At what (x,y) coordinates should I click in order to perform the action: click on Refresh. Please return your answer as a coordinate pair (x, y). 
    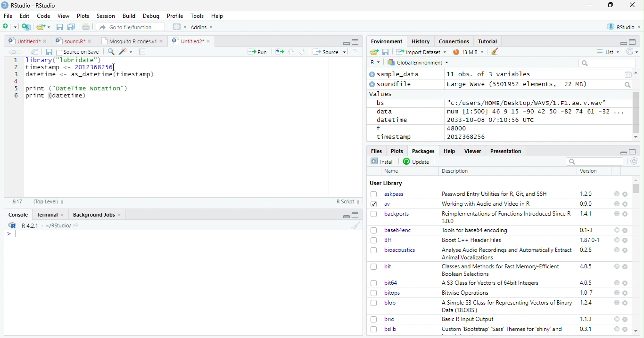
    Looking at the image, I should click on (635, 162).